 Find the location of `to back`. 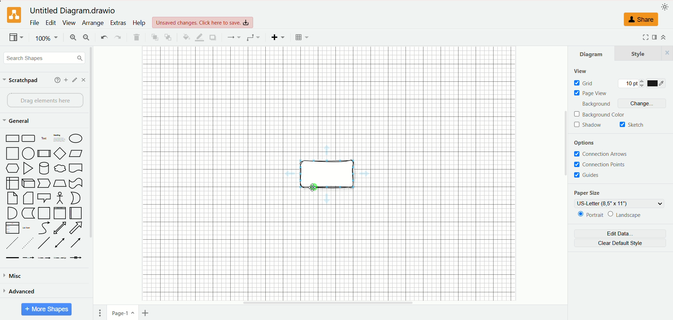

to back is located at coordinates (168, 37).